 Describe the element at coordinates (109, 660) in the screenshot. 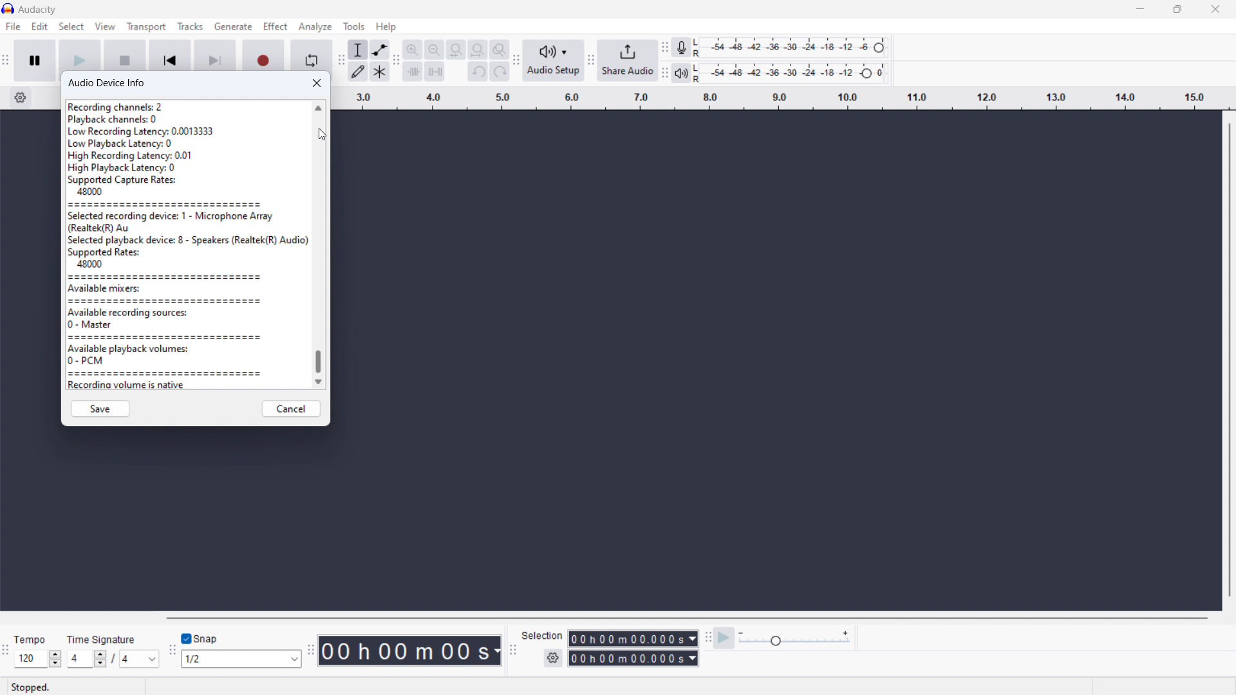

I see `set time signature` at that location.